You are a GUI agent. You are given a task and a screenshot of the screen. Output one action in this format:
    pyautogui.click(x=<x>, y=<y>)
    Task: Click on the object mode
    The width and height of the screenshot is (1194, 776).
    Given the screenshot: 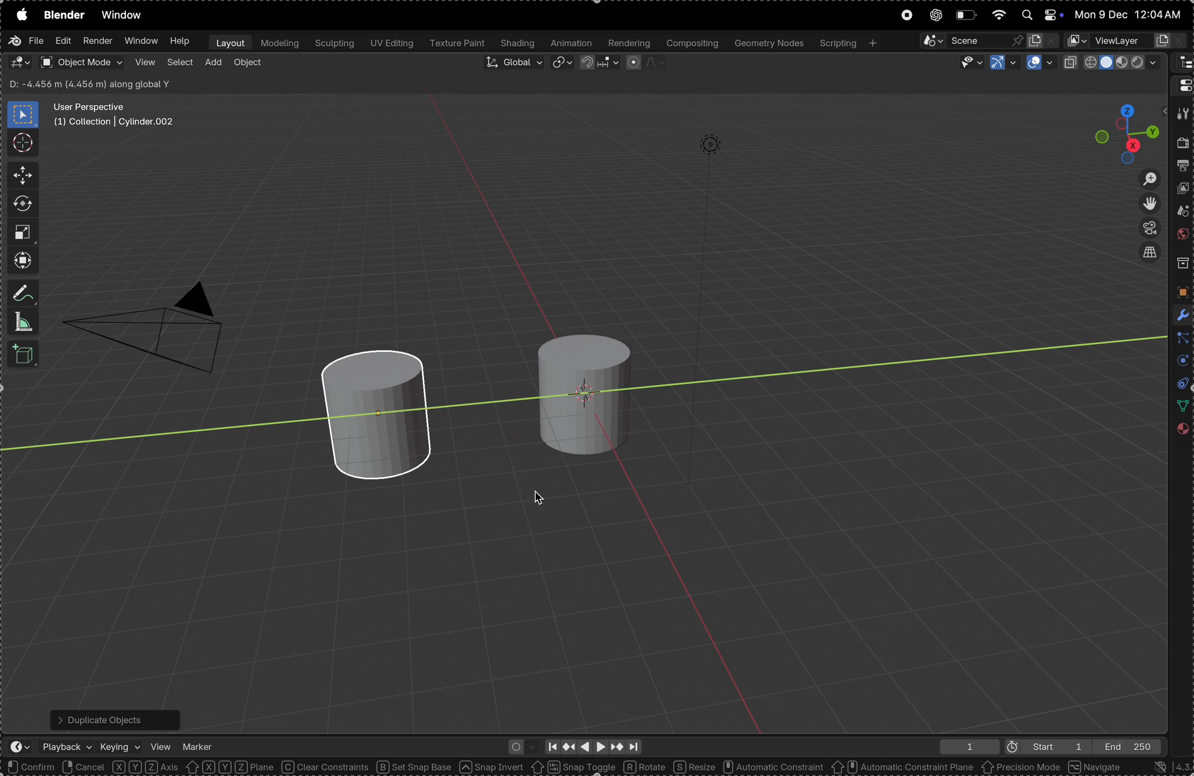 What is the action you would take?
    pyautogui.click(x=81, y=62)
    